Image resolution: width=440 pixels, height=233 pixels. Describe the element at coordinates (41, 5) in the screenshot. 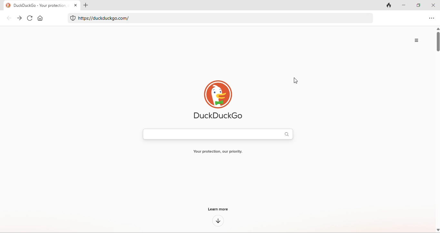

I see `DuckduckGo - You protection` at that location.